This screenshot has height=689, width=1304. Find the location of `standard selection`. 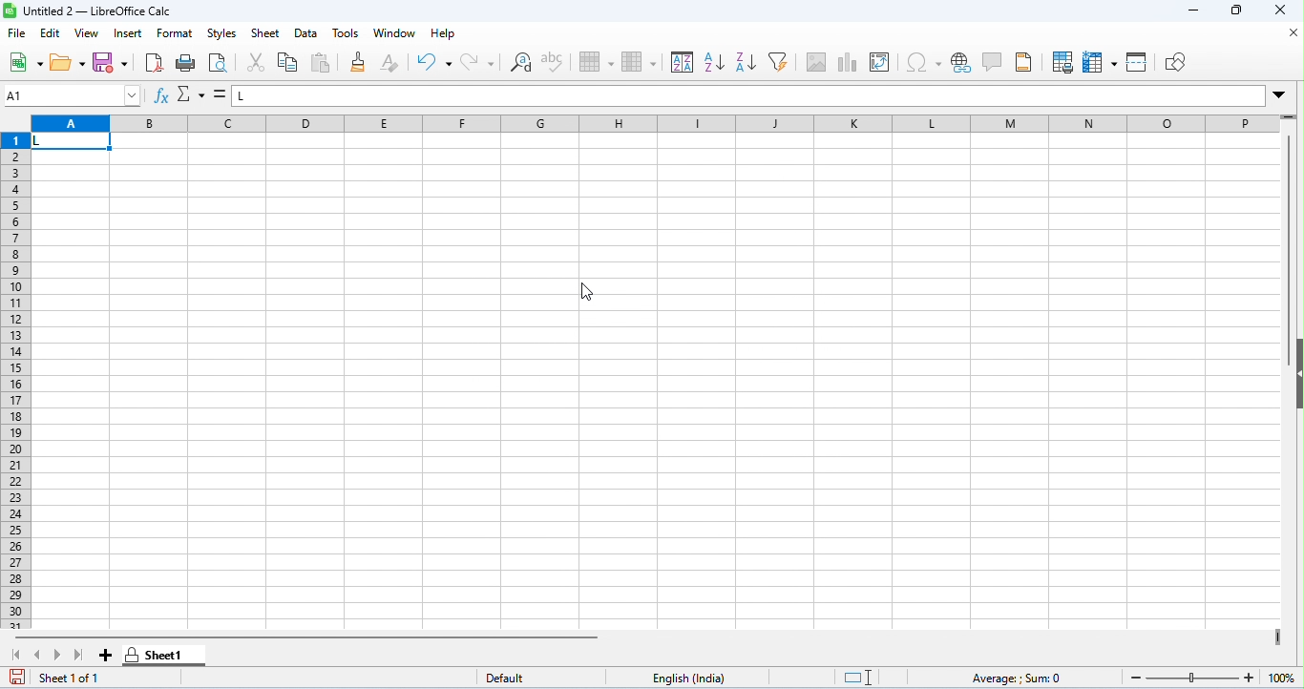

standard selection is located at coordinates (860, 678).